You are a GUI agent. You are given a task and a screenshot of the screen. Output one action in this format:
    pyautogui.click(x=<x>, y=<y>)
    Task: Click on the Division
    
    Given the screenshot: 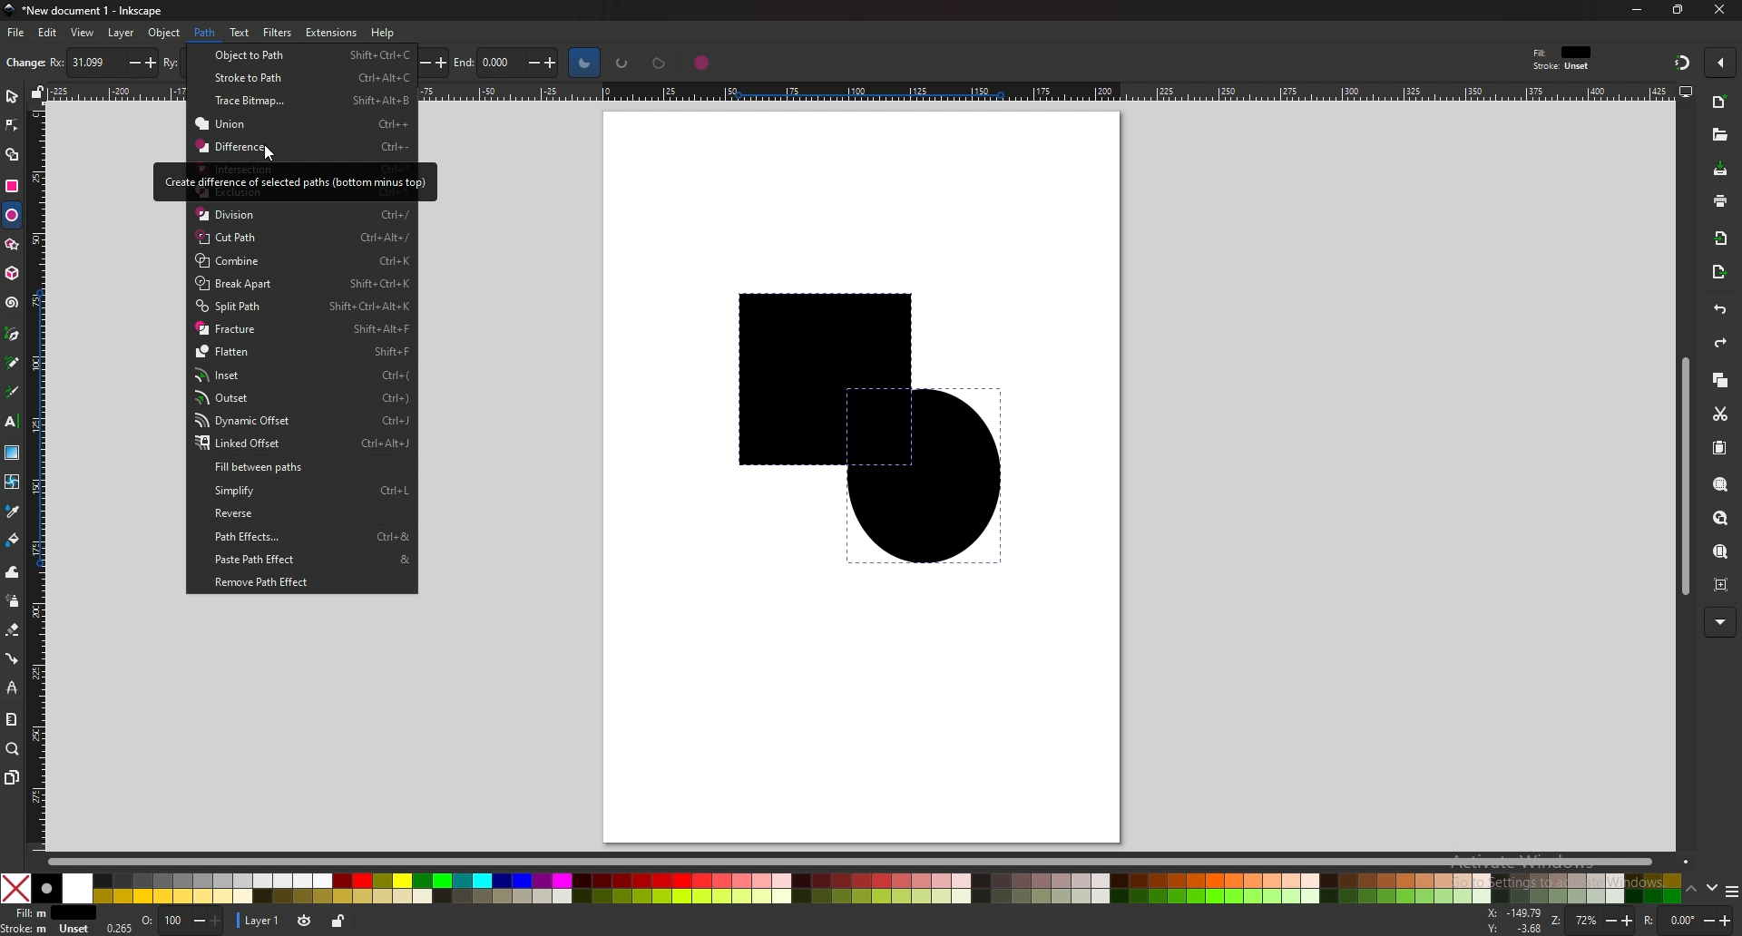 What is the action you would take?
    pyautogui.click(x=303, y=215)
    